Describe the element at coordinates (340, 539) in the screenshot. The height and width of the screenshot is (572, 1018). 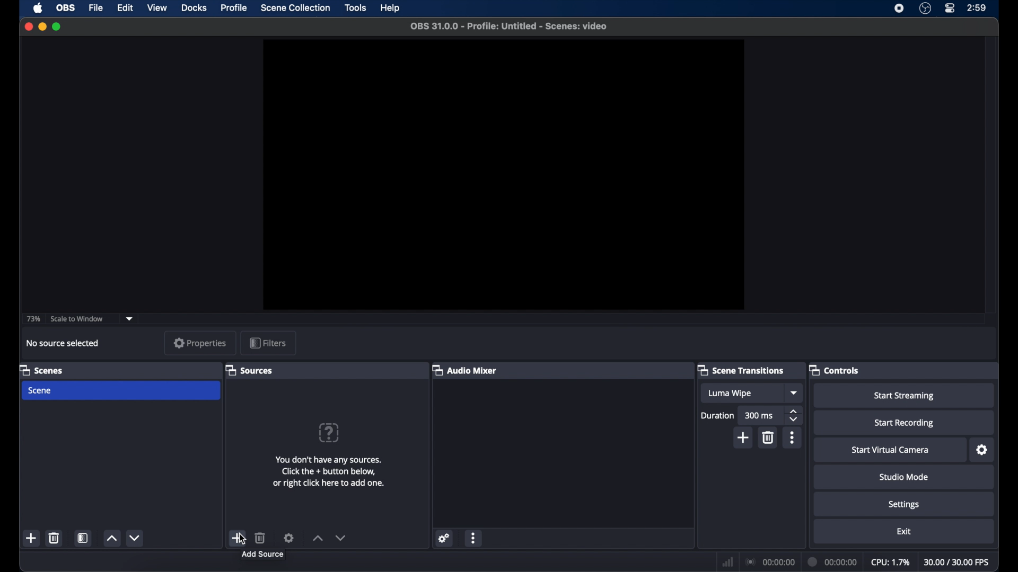
I see `decrement` at that location.